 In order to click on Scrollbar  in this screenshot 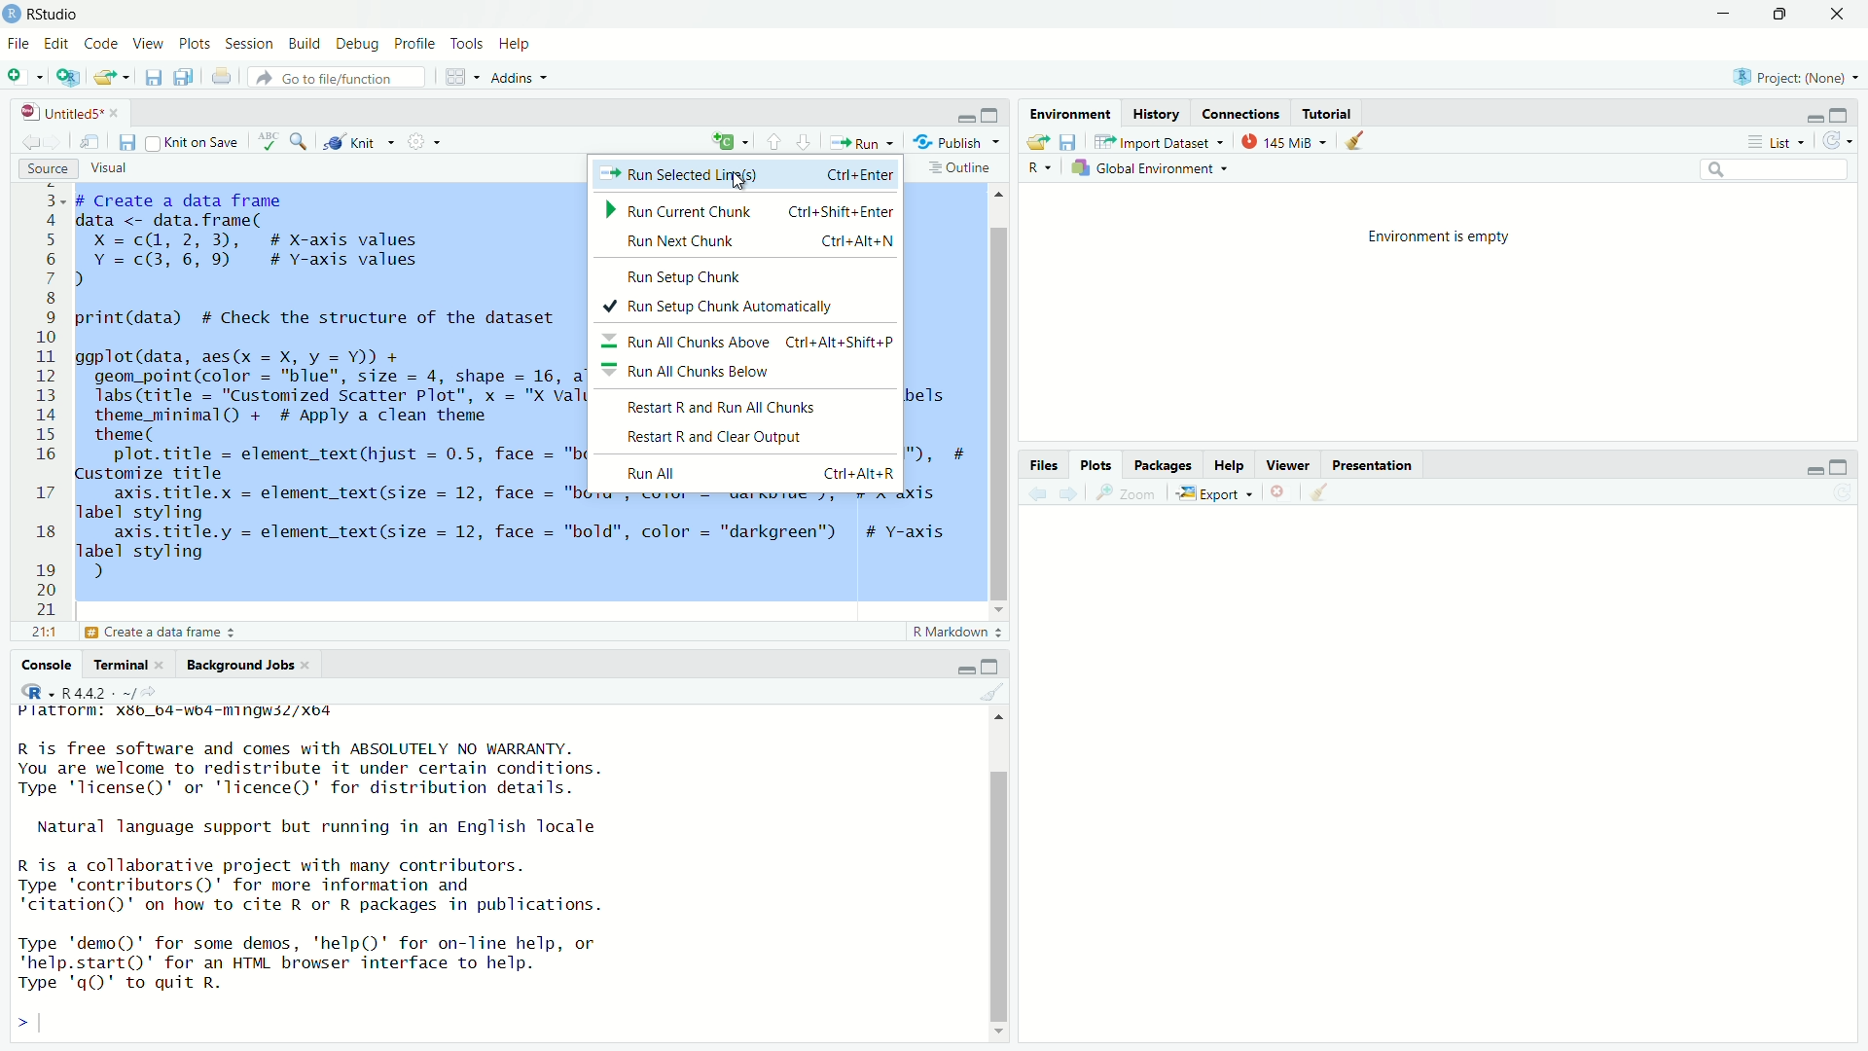, I will do `click(998, 400)`.